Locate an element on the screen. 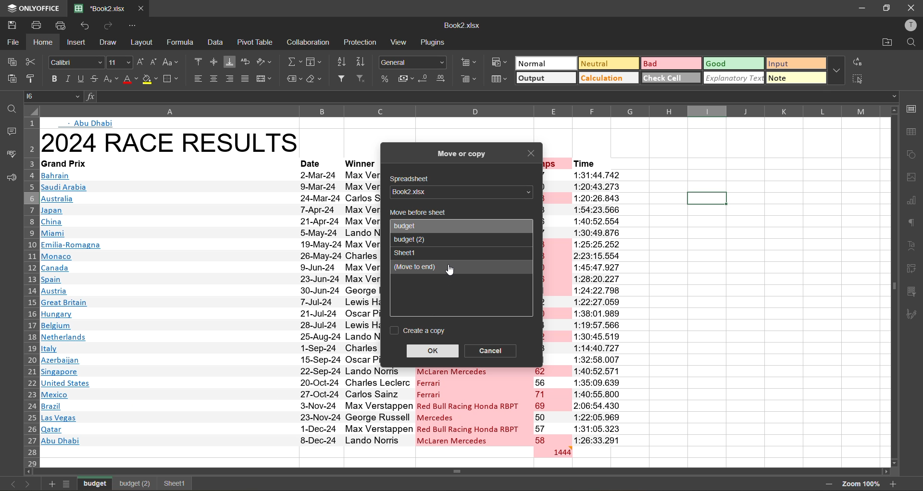 The height and width of the screenshot is (491, 923). move to end is located at coordinates (447, 268).